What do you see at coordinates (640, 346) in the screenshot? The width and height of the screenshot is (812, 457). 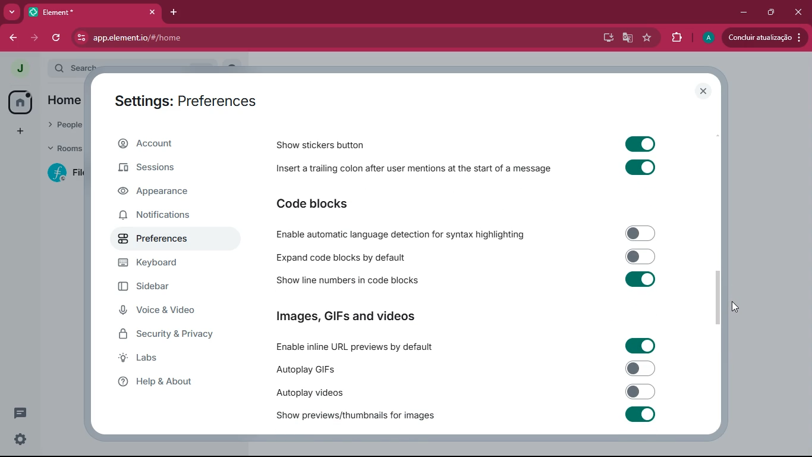 I see `` at bounding box center [640, 346].